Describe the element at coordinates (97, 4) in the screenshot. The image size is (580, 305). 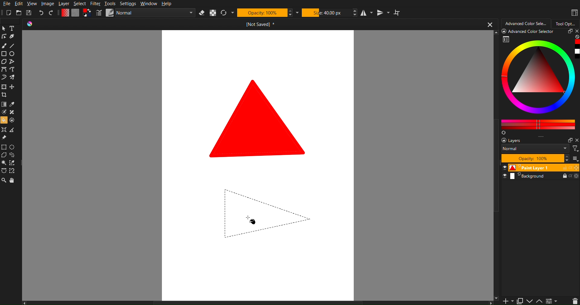
I see `Filter` at that location.